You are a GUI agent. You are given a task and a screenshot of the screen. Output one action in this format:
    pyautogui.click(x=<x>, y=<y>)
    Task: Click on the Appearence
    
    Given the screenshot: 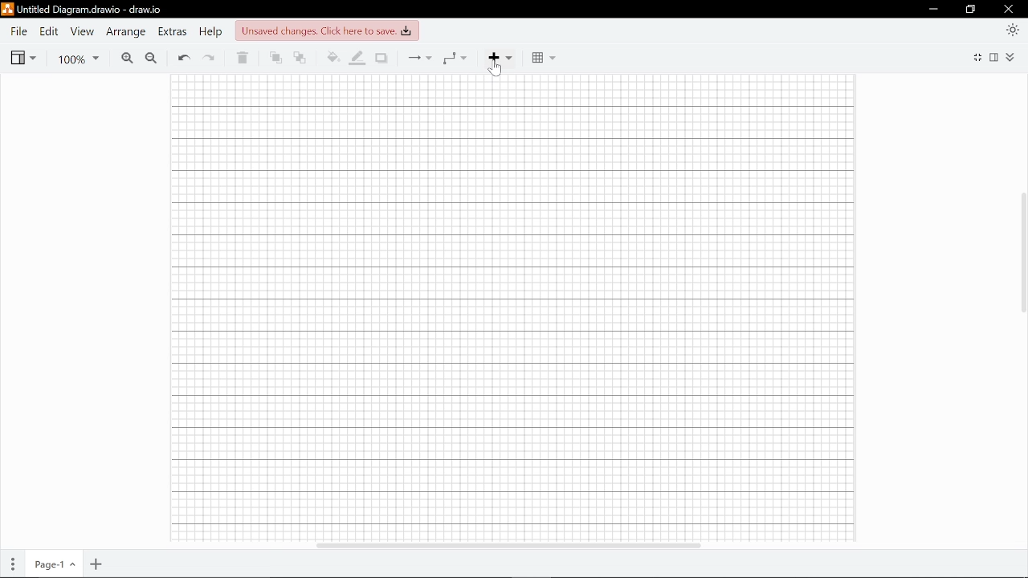 What is the action you would take?
    pyautogui.click(x=1014, y=30)
    